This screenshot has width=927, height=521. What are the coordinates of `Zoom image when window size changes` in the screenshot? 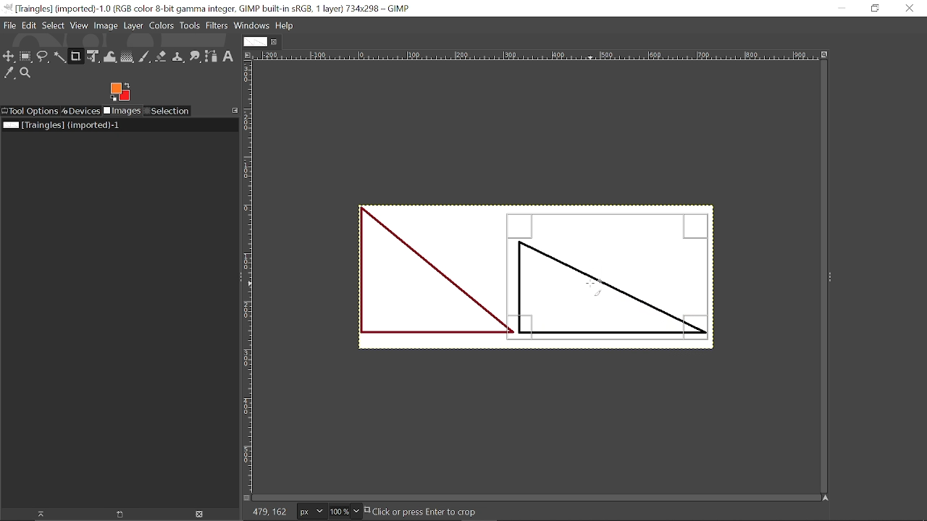 It's located at (824, 54).